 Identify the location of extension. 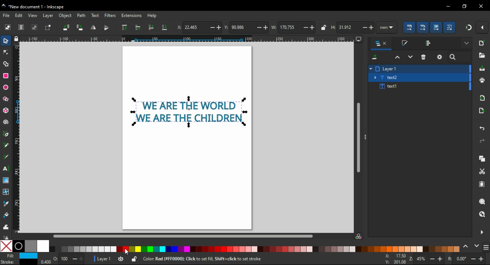
(131, 16).